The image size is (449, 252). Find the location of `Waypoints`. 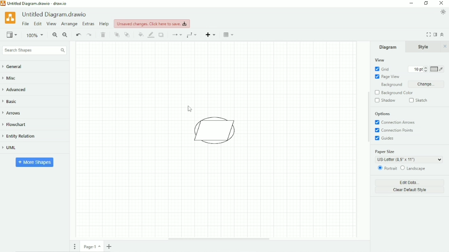

Waypoints is located at coordinates (193, 35).